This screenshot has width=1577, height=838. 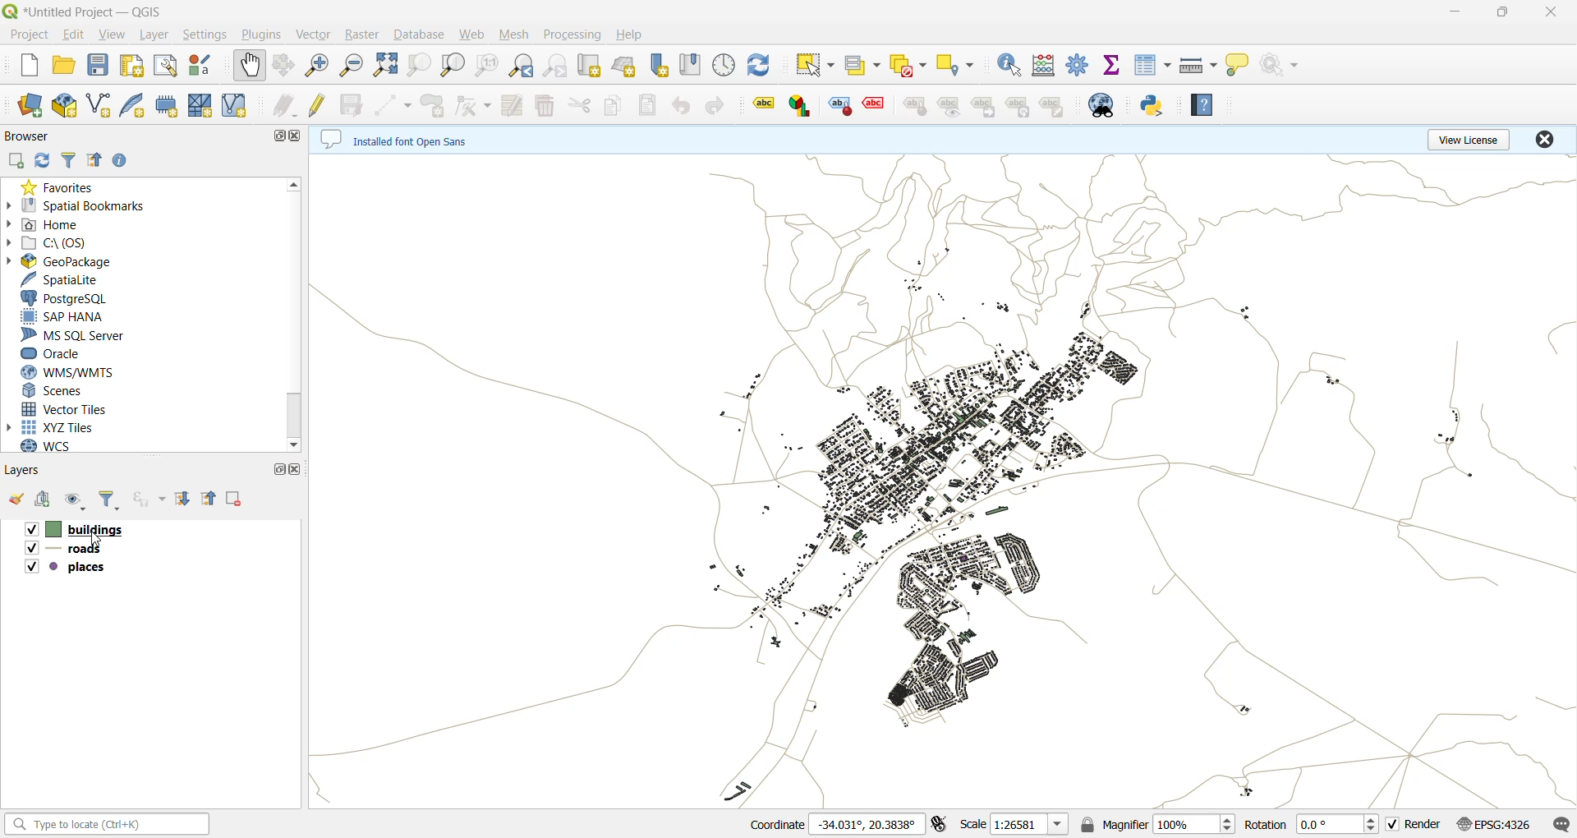 What do you see at coordinates (422, 63) in the screenshot?
I see `zoom selection` at bounding box center [422, 63].